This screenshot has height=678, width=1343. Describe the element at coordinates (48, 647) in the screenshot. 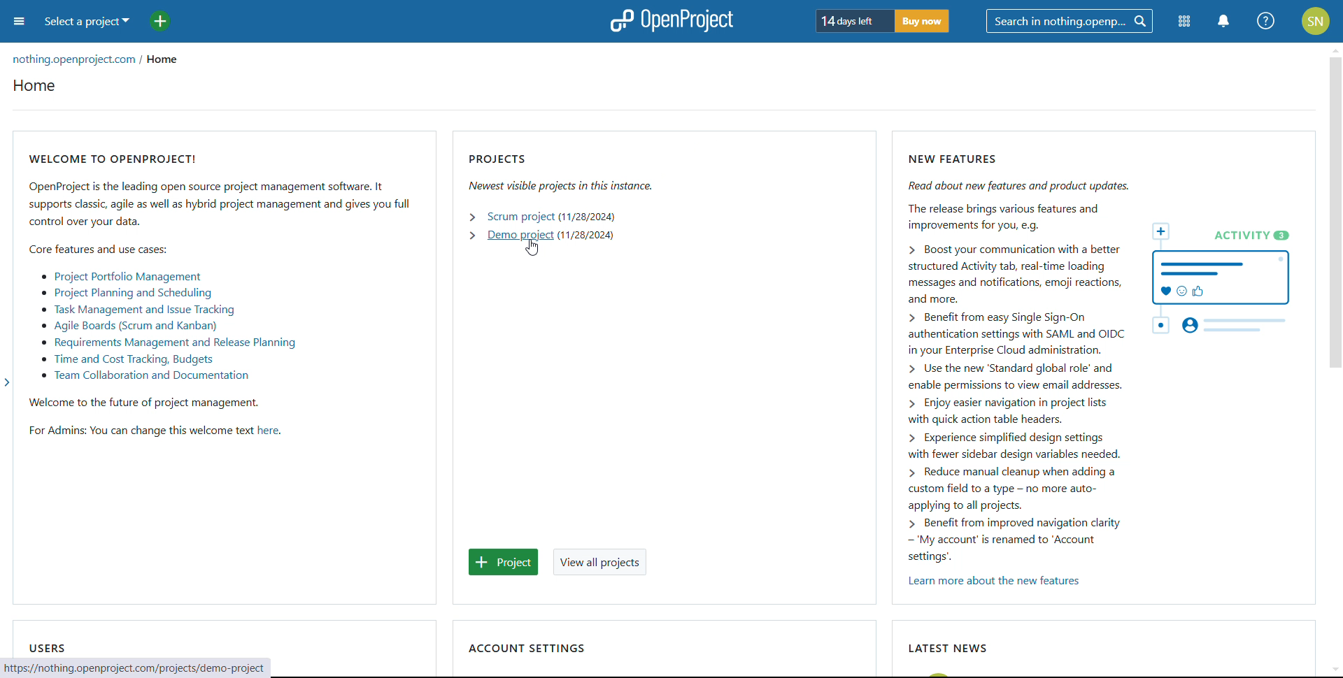

I see `users` at that location.